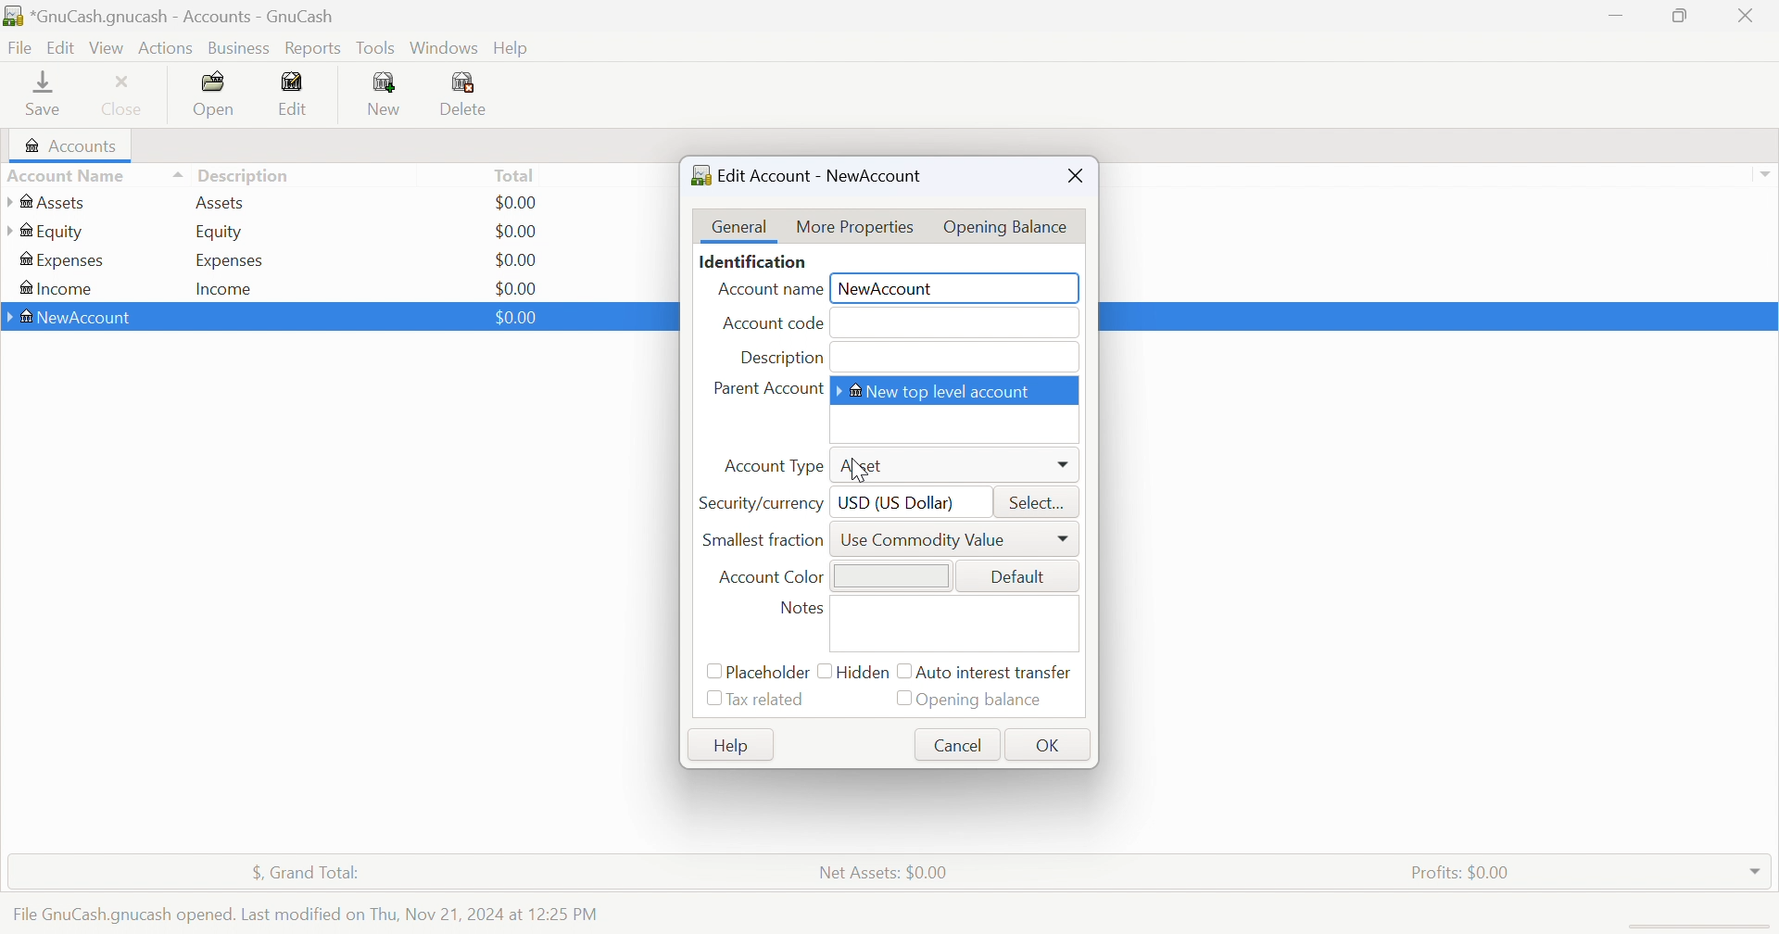 The width and height of the screenshot is (1779, 934). I want to click on Close, so click(123, 94).